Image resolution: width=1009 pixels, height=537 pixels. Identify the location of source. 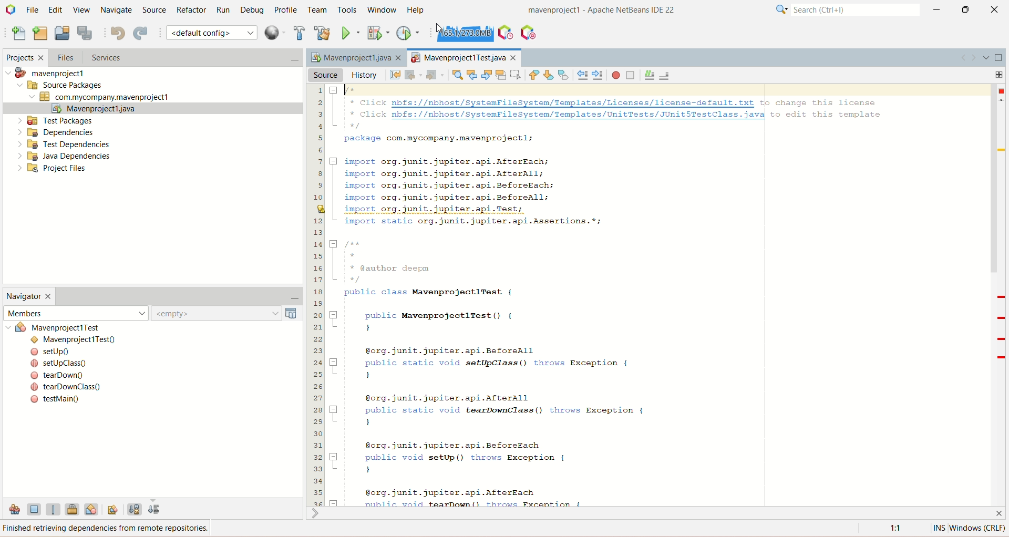
(153, 9).